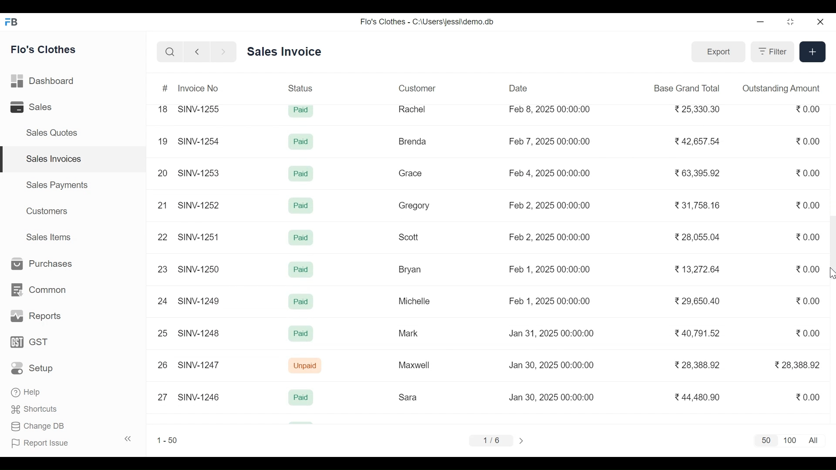 This screenshot has width=836, height=470. I want to click on Mark, so click(408, 332).